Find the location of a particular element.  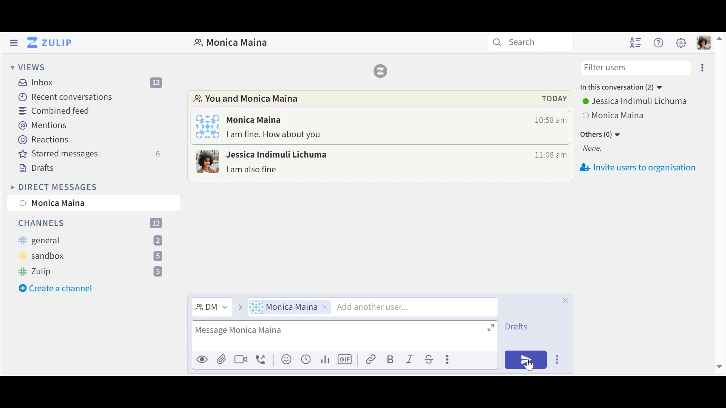

Compose messages is located at coordinates (344, 335).